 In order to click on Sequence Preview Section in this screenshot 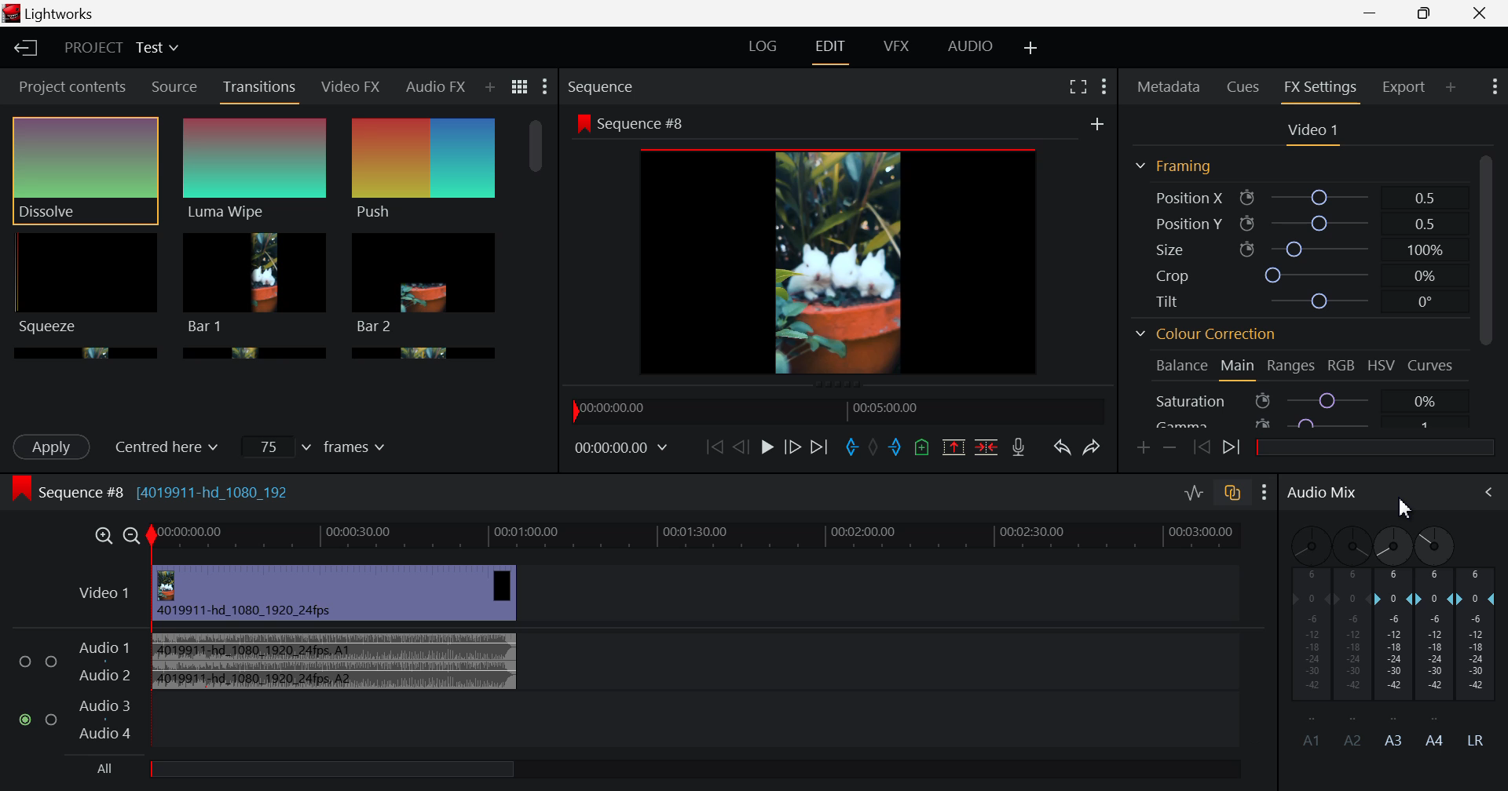, I will do `click(604, 86)`.